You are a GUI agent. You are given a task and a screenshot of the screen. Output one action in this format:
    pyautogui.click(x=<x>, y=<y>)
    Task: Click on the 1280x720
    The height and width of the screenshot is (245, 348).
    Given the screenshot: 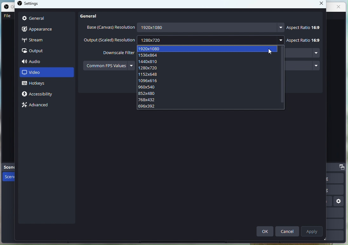 What is the action you would take?
    pyautogui.click(x=210, y=39)
    